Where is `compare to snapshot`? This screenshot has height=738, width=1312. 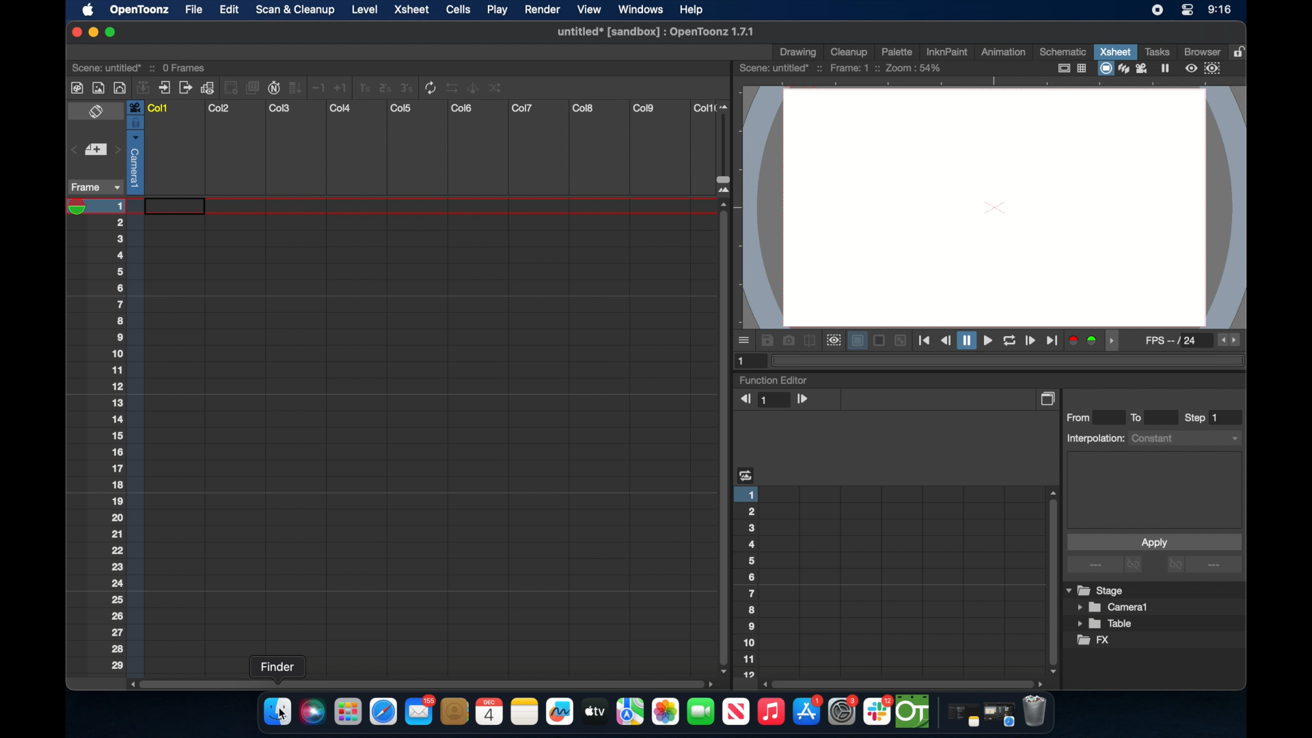 compare to snapshot is located at coordinates (810, 341).